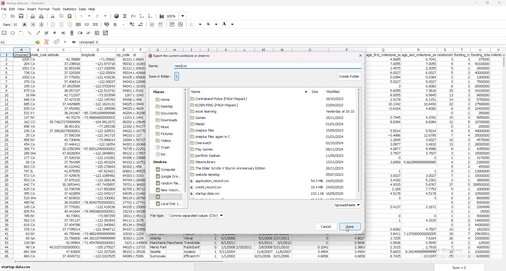 The height and width of the screenshot is (271, 506). Describe the element at coordinates (21, 9) in the screenshot. I see `view` at that location.